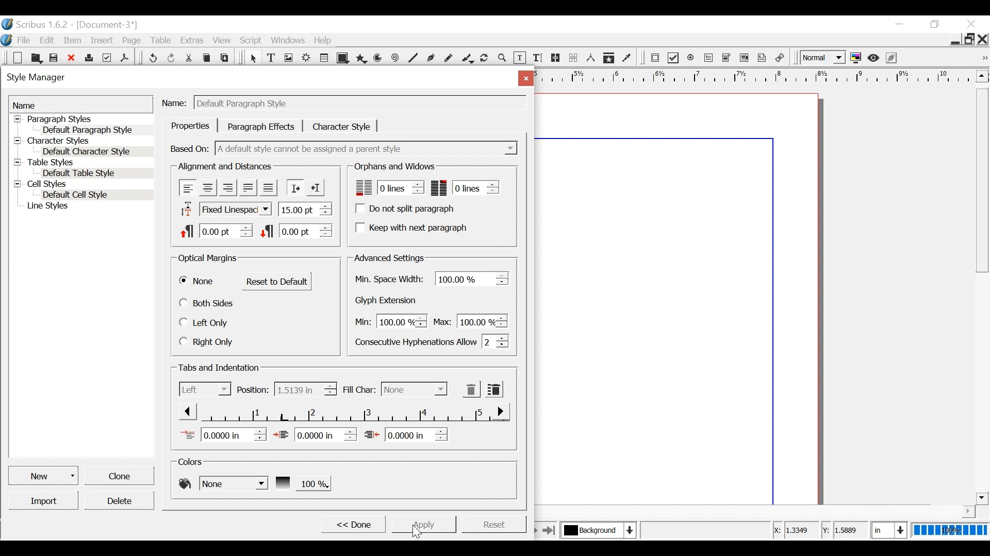  What do you see at coordinates (206, 341) in the screenshot?
I see `(un)select Right only` at bounding box center [206, 341].